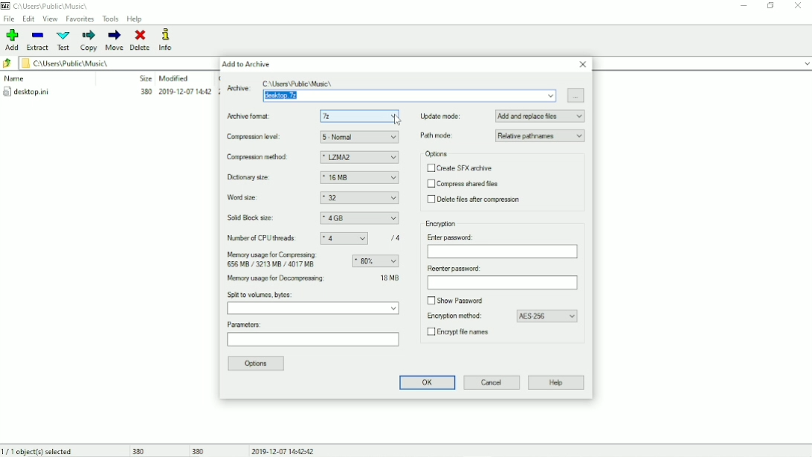  What do you see at coordinates (38, 42) in the screenshot?
I see `Extract` at bounding box center [38, 42].